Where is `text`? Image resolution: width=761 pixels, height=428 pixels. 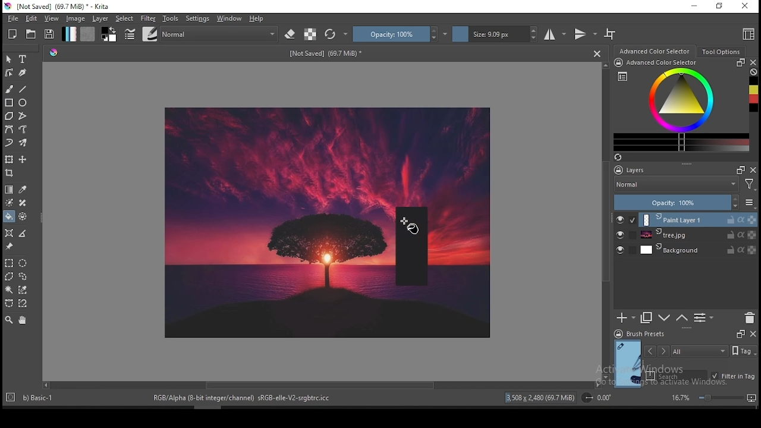
text is located at coordinates (326, 52).